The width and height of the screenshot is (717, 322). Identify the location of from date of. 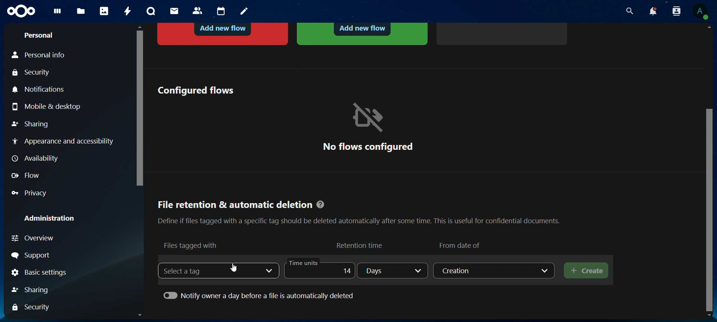
(461, 244).